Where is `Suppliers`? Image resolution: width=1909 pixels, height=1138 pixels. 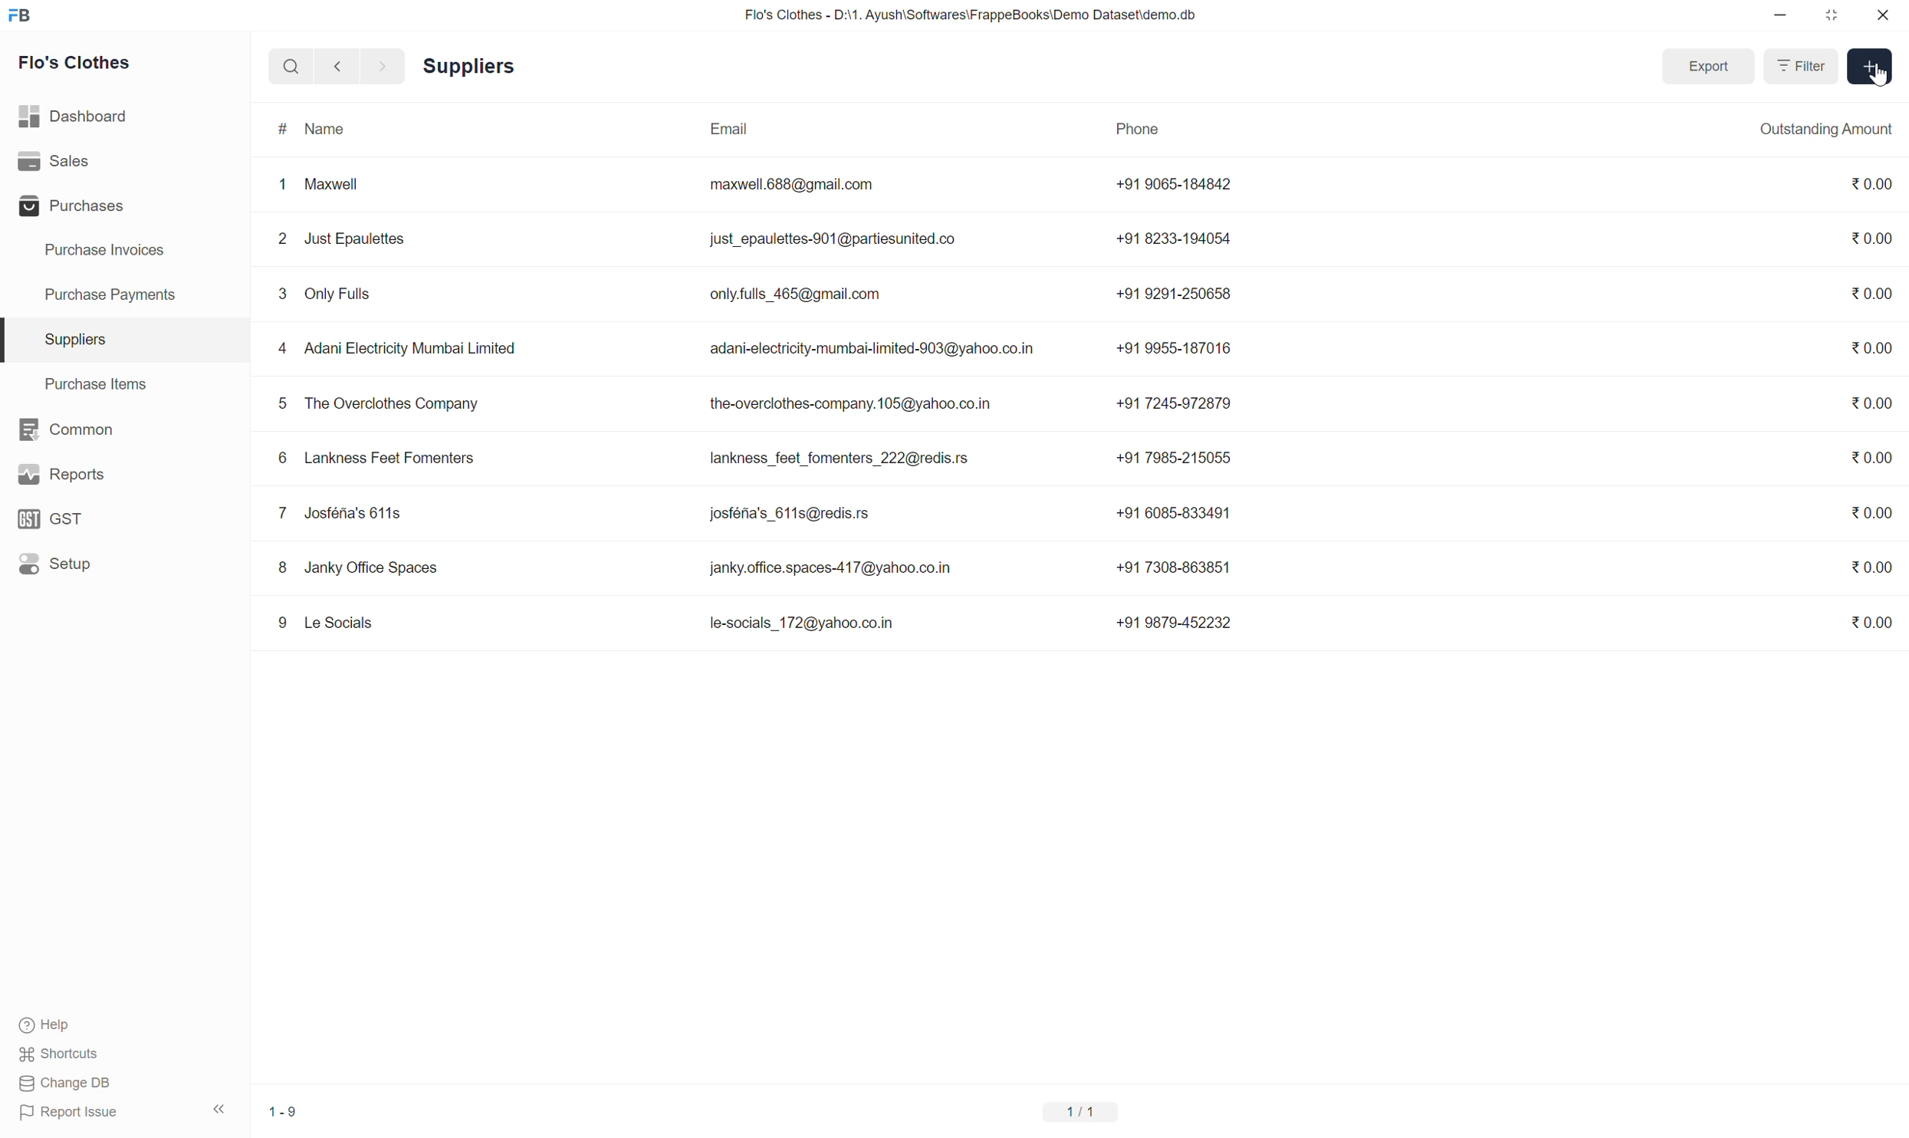
Suppliers is located at coordinates (125, 340).